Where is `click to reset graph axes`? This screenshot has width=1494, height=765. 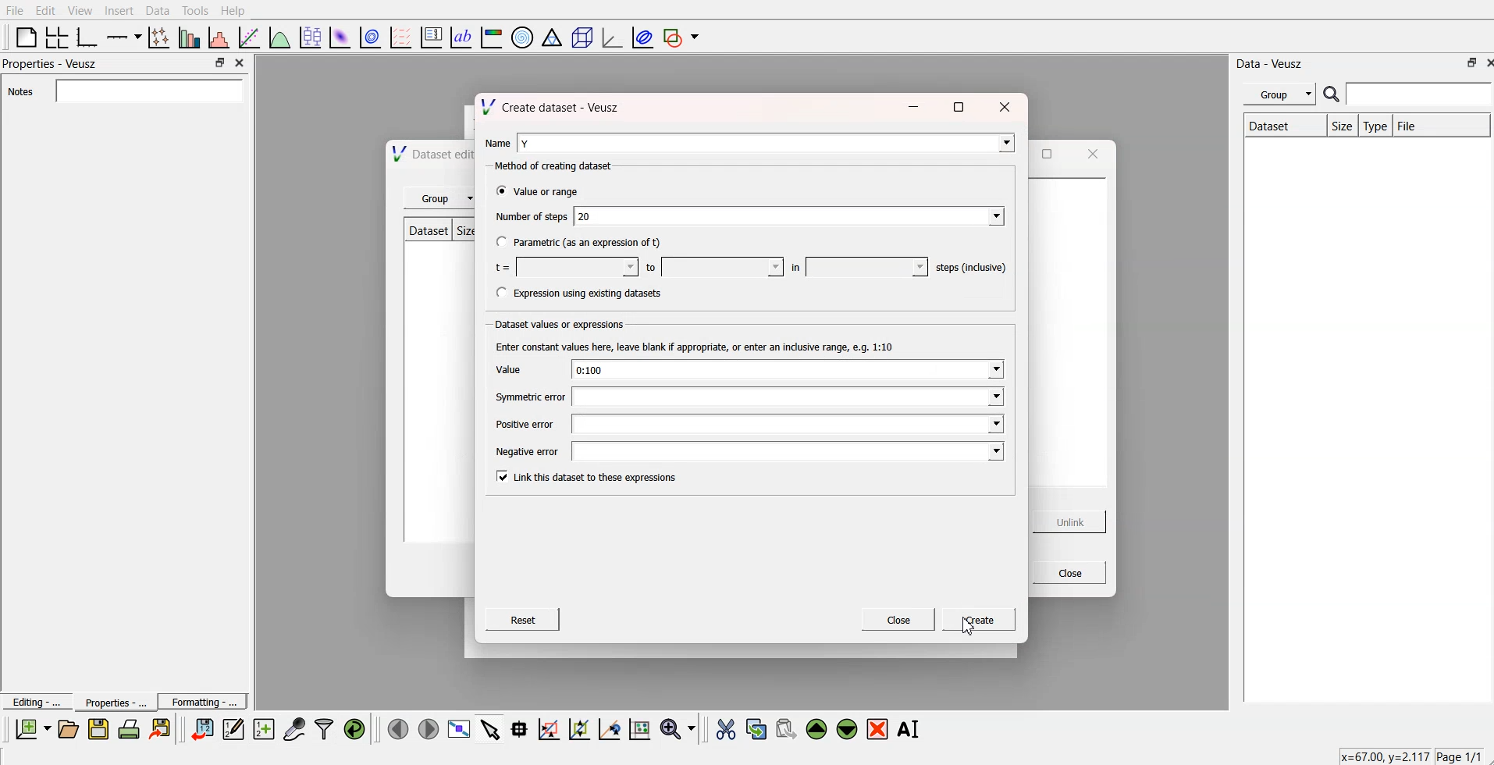 click to reset graph axes is located at coordinates (641, 728).